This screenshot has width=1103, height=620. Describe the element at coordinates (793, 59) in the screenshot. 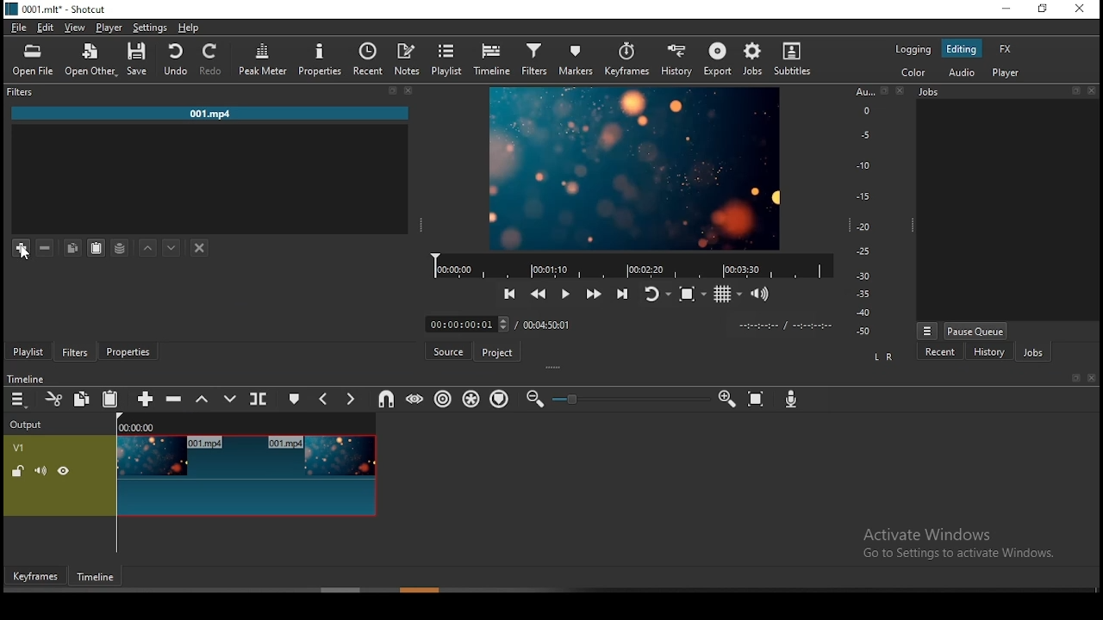

I see `subtitles` at that location.